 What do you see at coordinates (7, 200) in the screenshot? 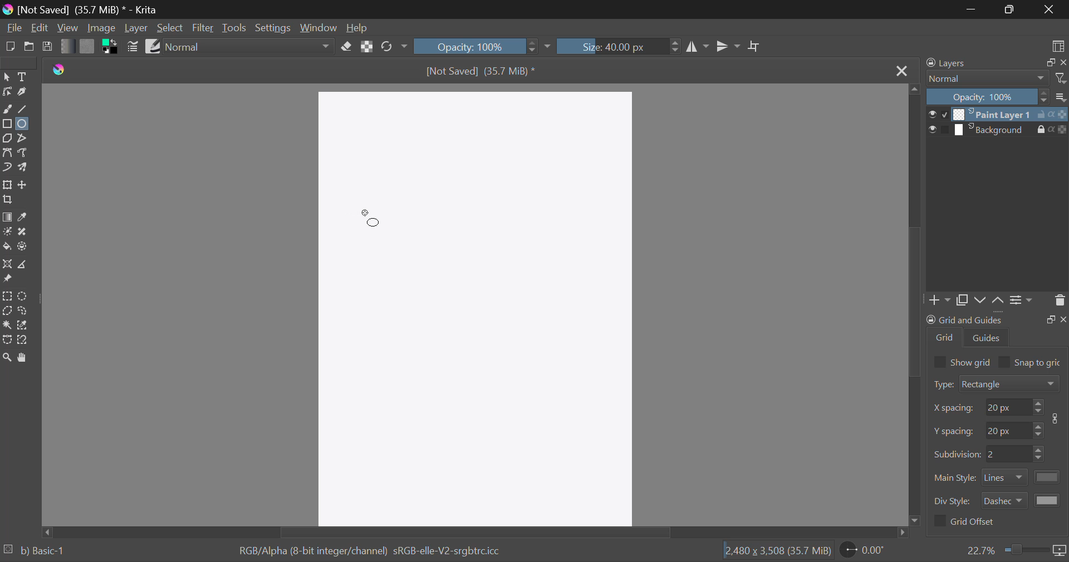
I see `Crop` at bounding box center [7, 200].